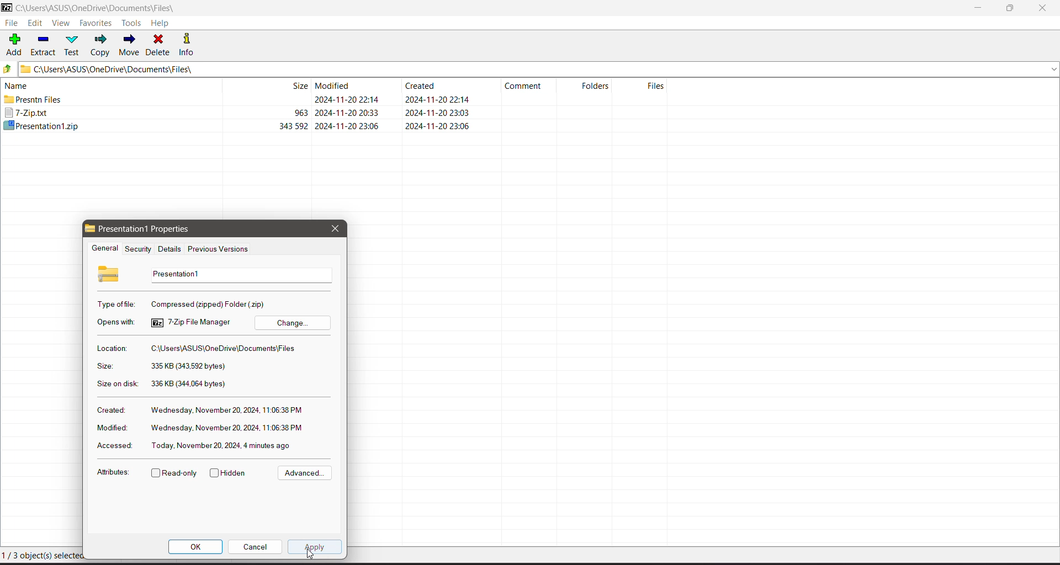 The height and width of the screenshot is (565, 1060). What do you see at coordinates (117, 304) in the screenshot?
I see `Type of file` at bounding box center [117, 304].